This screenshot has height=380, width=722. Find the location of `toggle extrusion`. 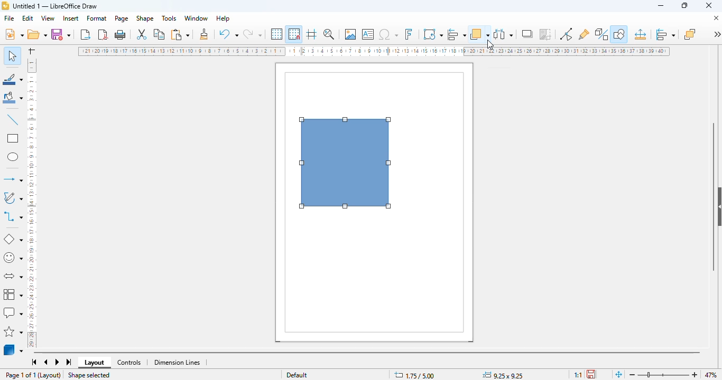

toggle extrusion is located at coordinates (602, 34).